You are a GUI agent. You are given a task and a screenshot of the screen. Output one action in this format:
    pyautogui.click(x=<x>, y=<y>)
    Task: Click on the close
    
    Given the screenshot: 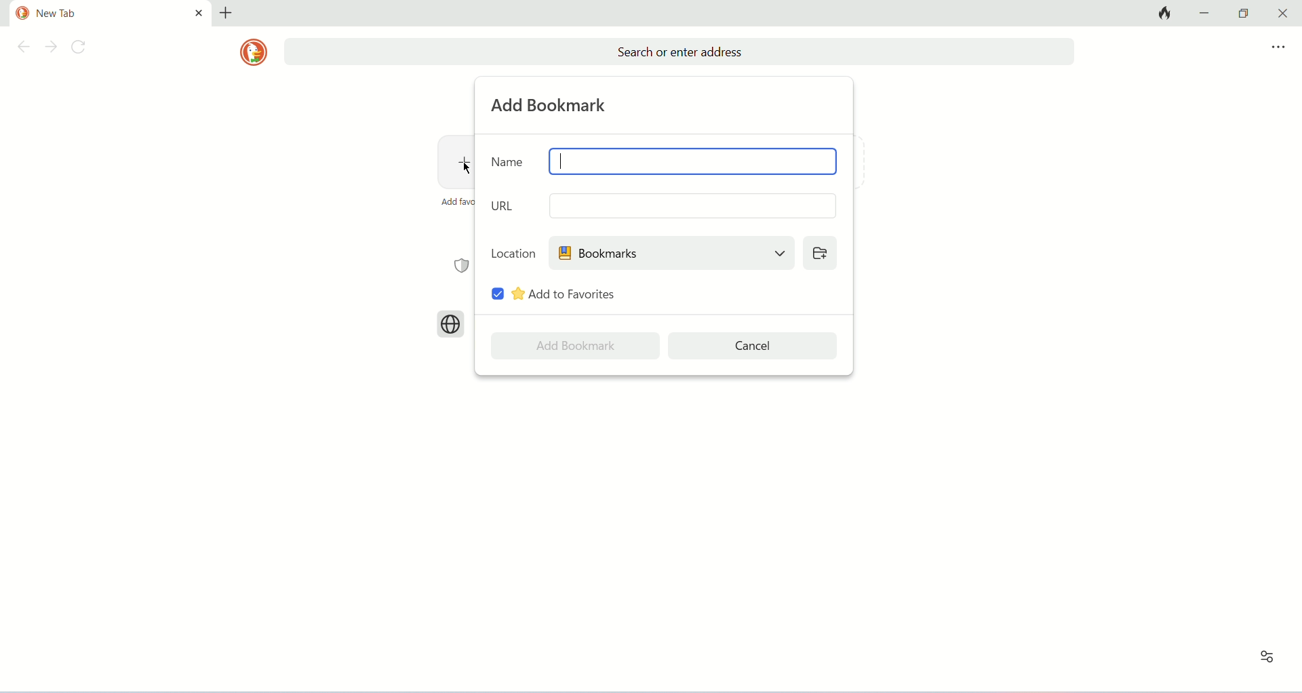 What is the action you would take?
    pyautogui.click(x=1280, y=14)
    